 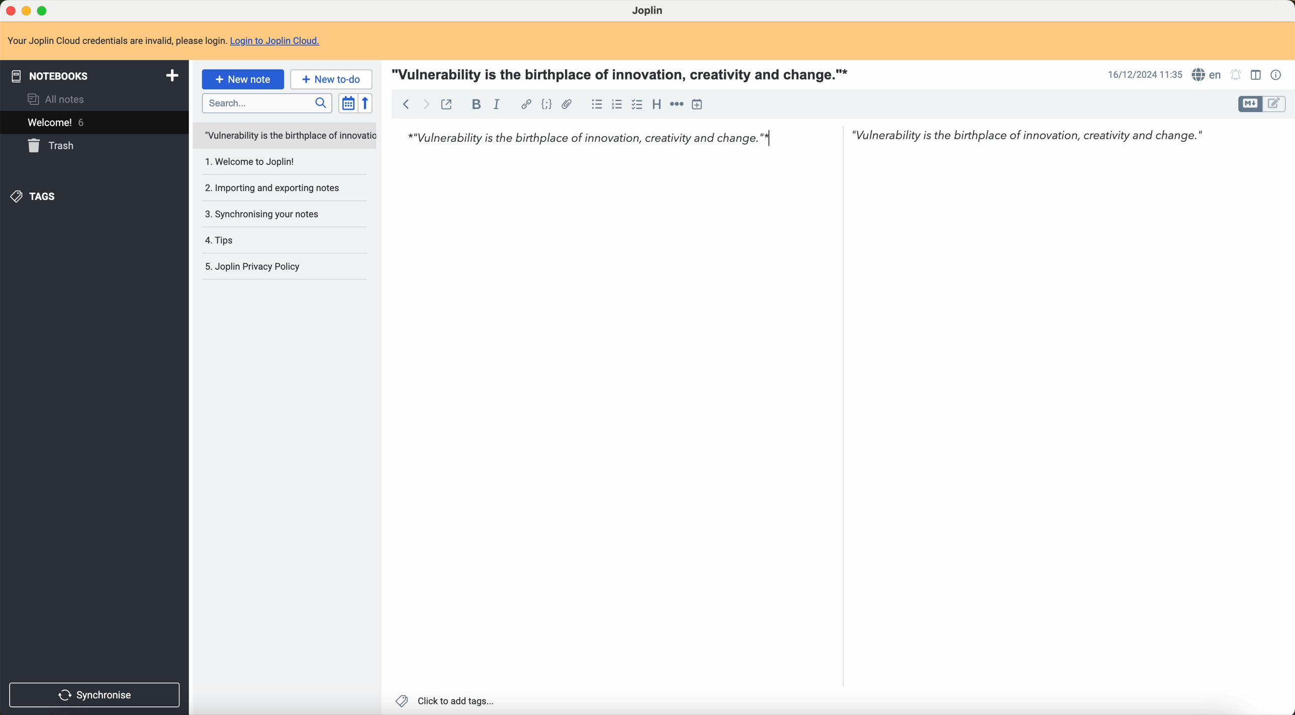 I want to click on "Vulnerability is the birthplace of innovation, creativity and change.", so click(x=1035, y=139).